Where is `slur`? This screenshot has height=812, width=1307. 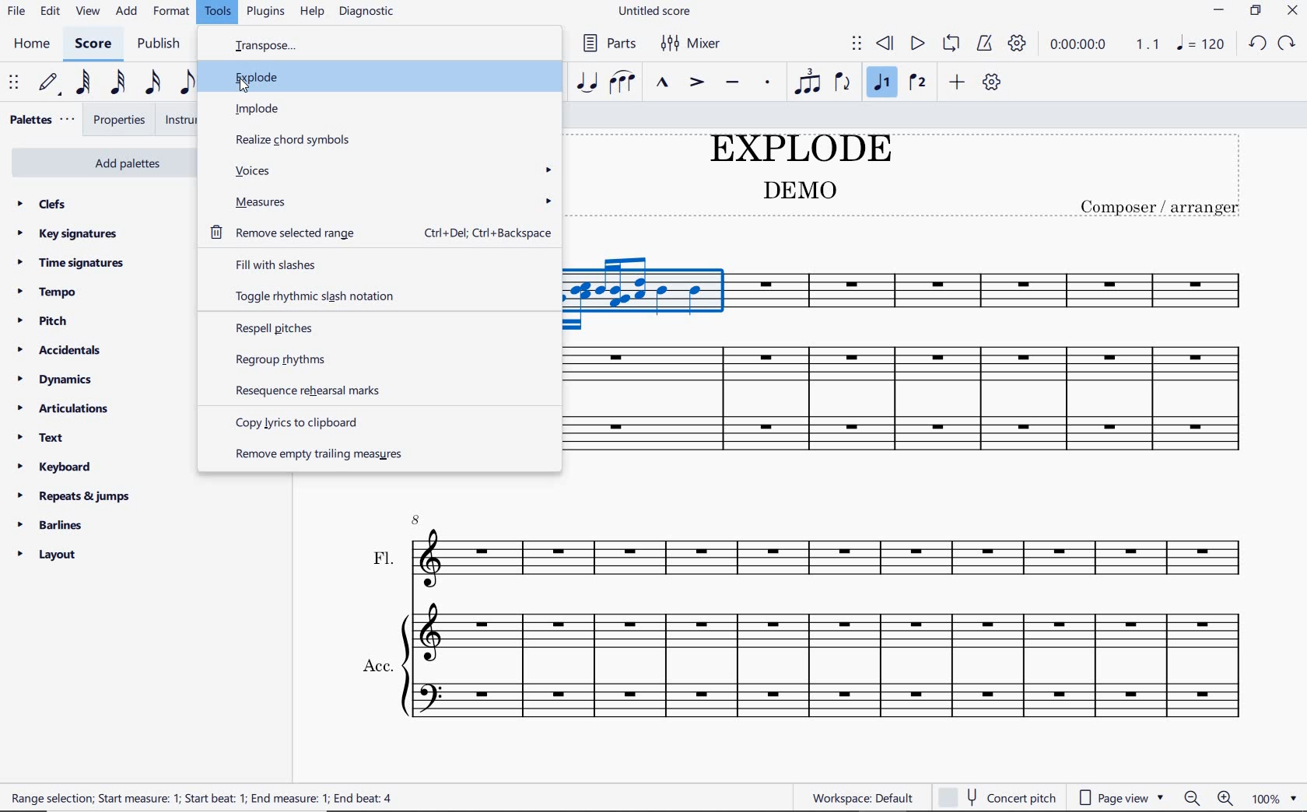 slur is located at coordinates (622, 82).